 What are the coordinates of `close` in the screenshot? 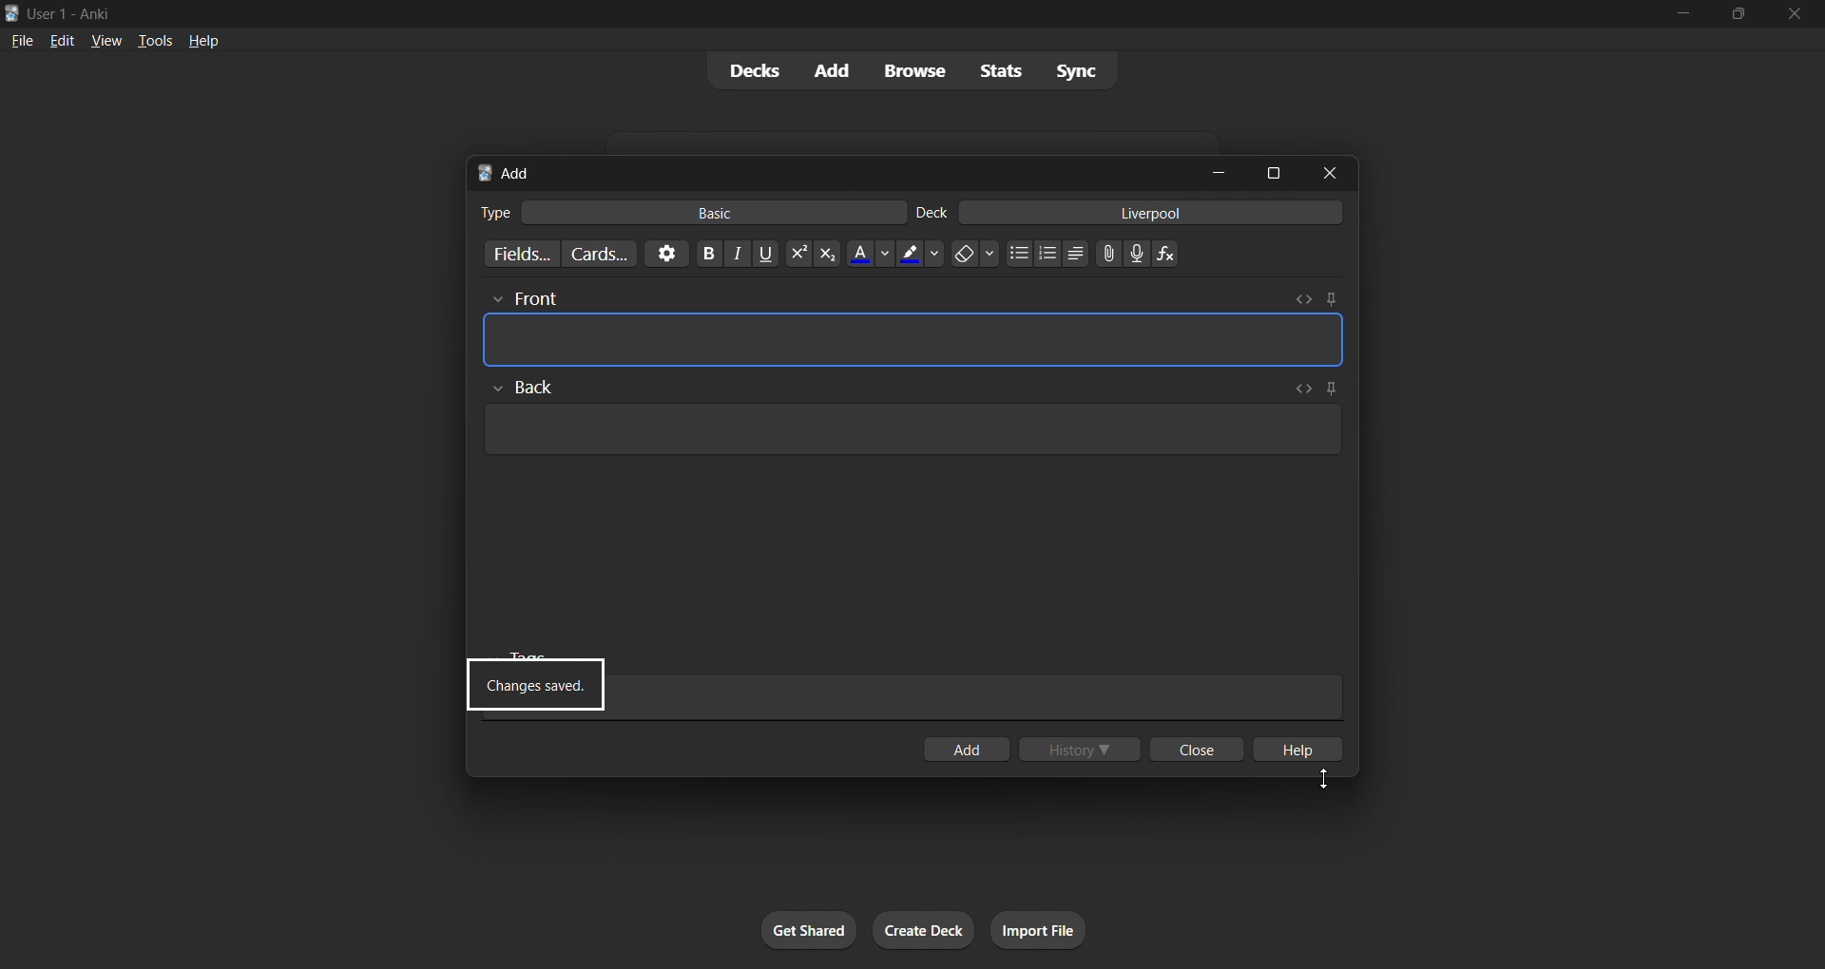 It's located at (1323, 173).